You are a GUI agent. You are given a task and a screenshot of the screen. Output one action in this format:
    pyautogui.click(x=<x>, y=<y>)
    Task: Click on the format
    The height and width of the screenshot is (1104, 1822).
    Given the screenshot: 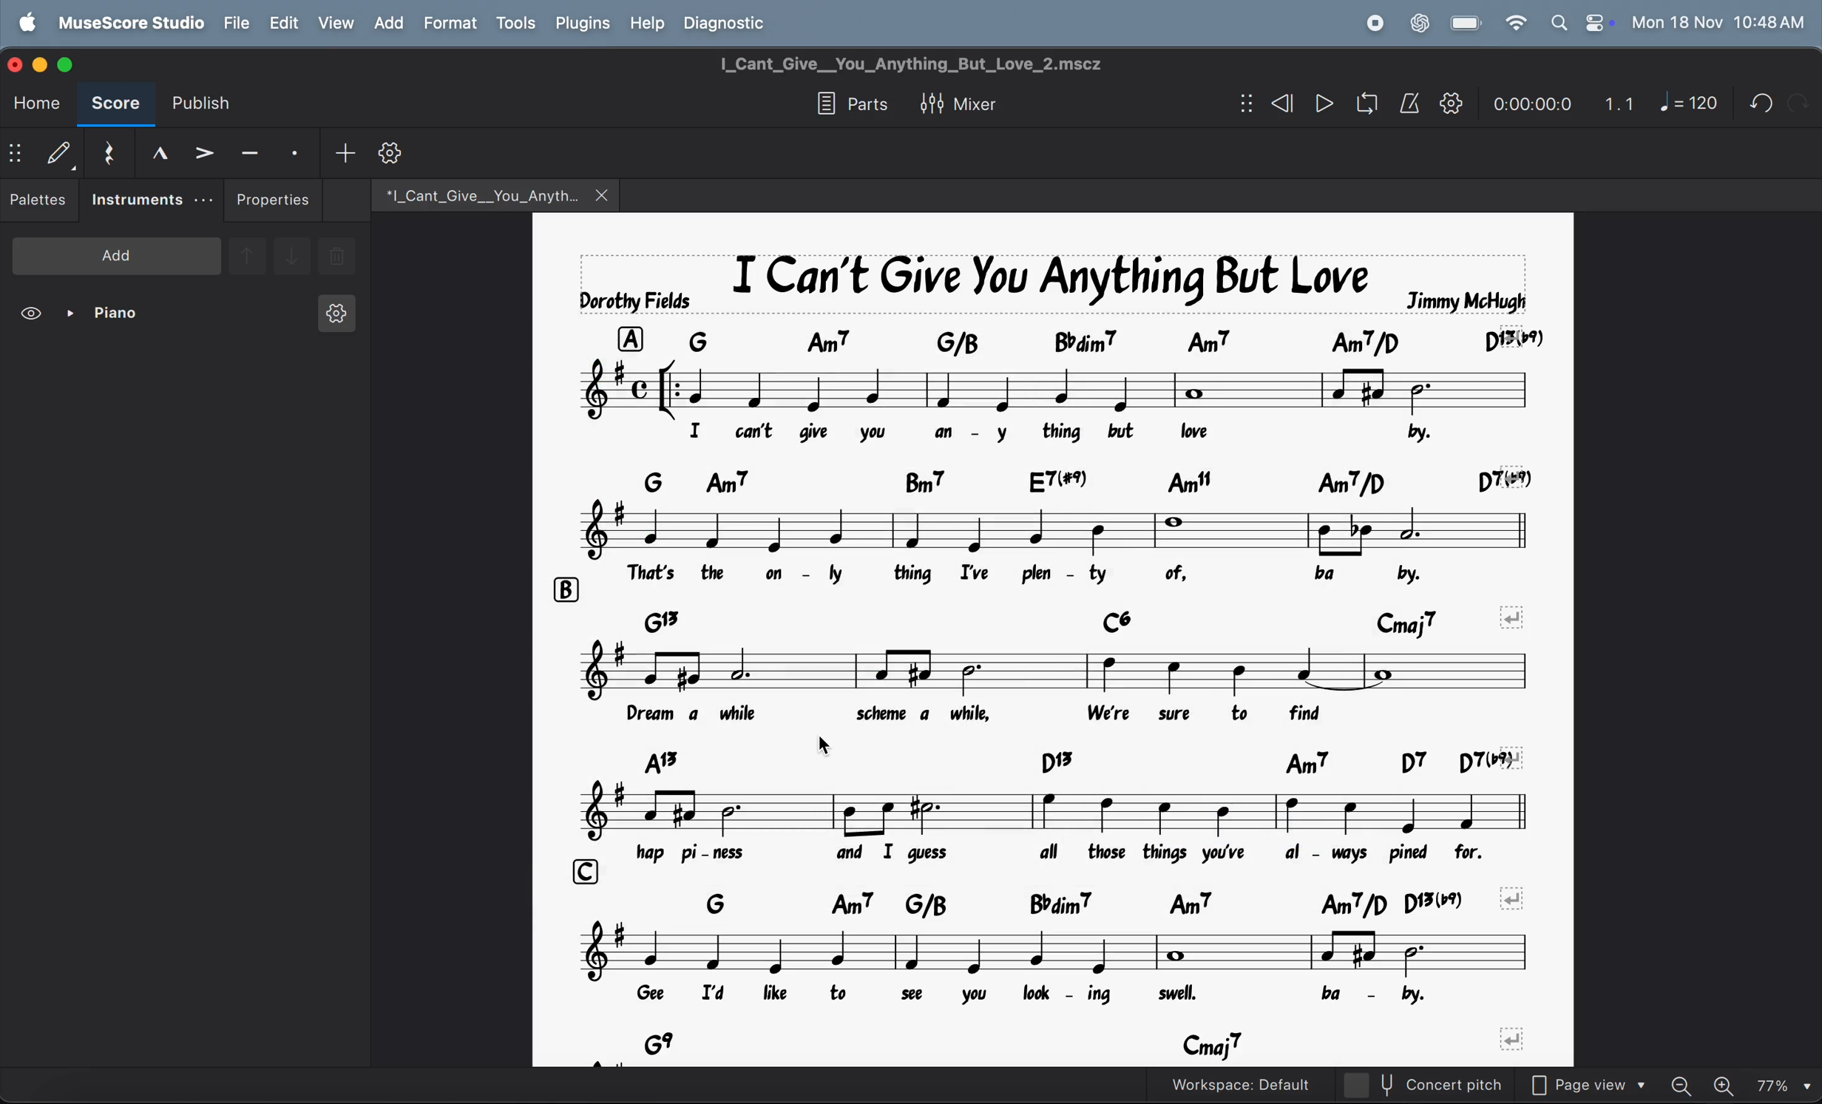 What is the action you would take?
    pyautogui.click(x=449, y=23)
    